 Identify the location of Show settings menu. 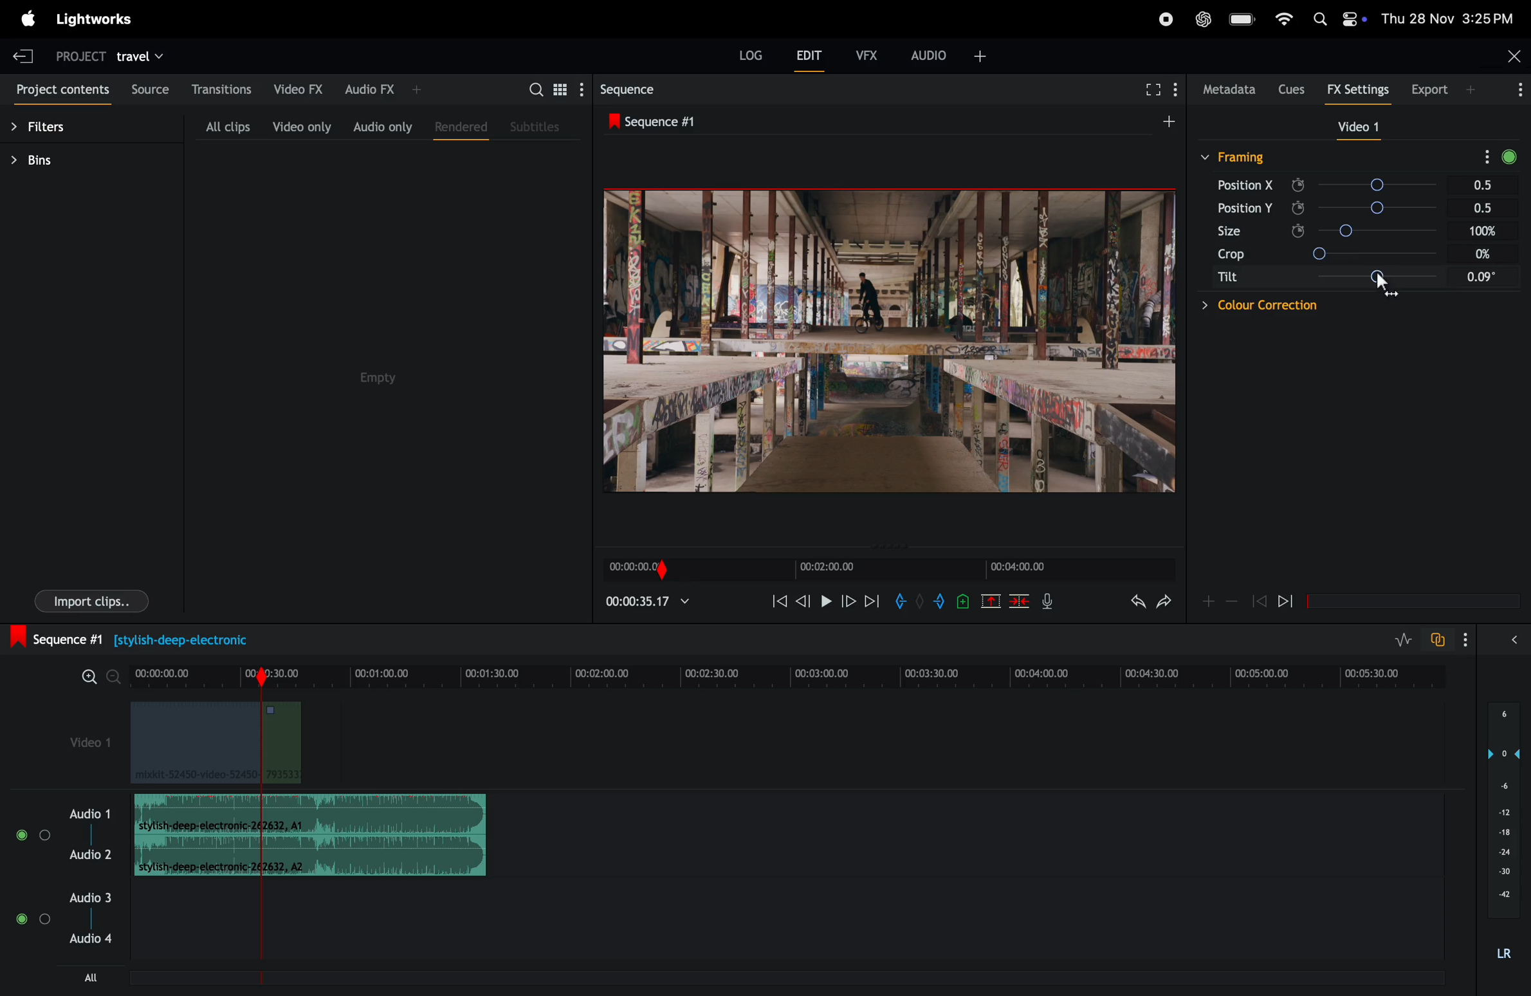
(1469, 638).